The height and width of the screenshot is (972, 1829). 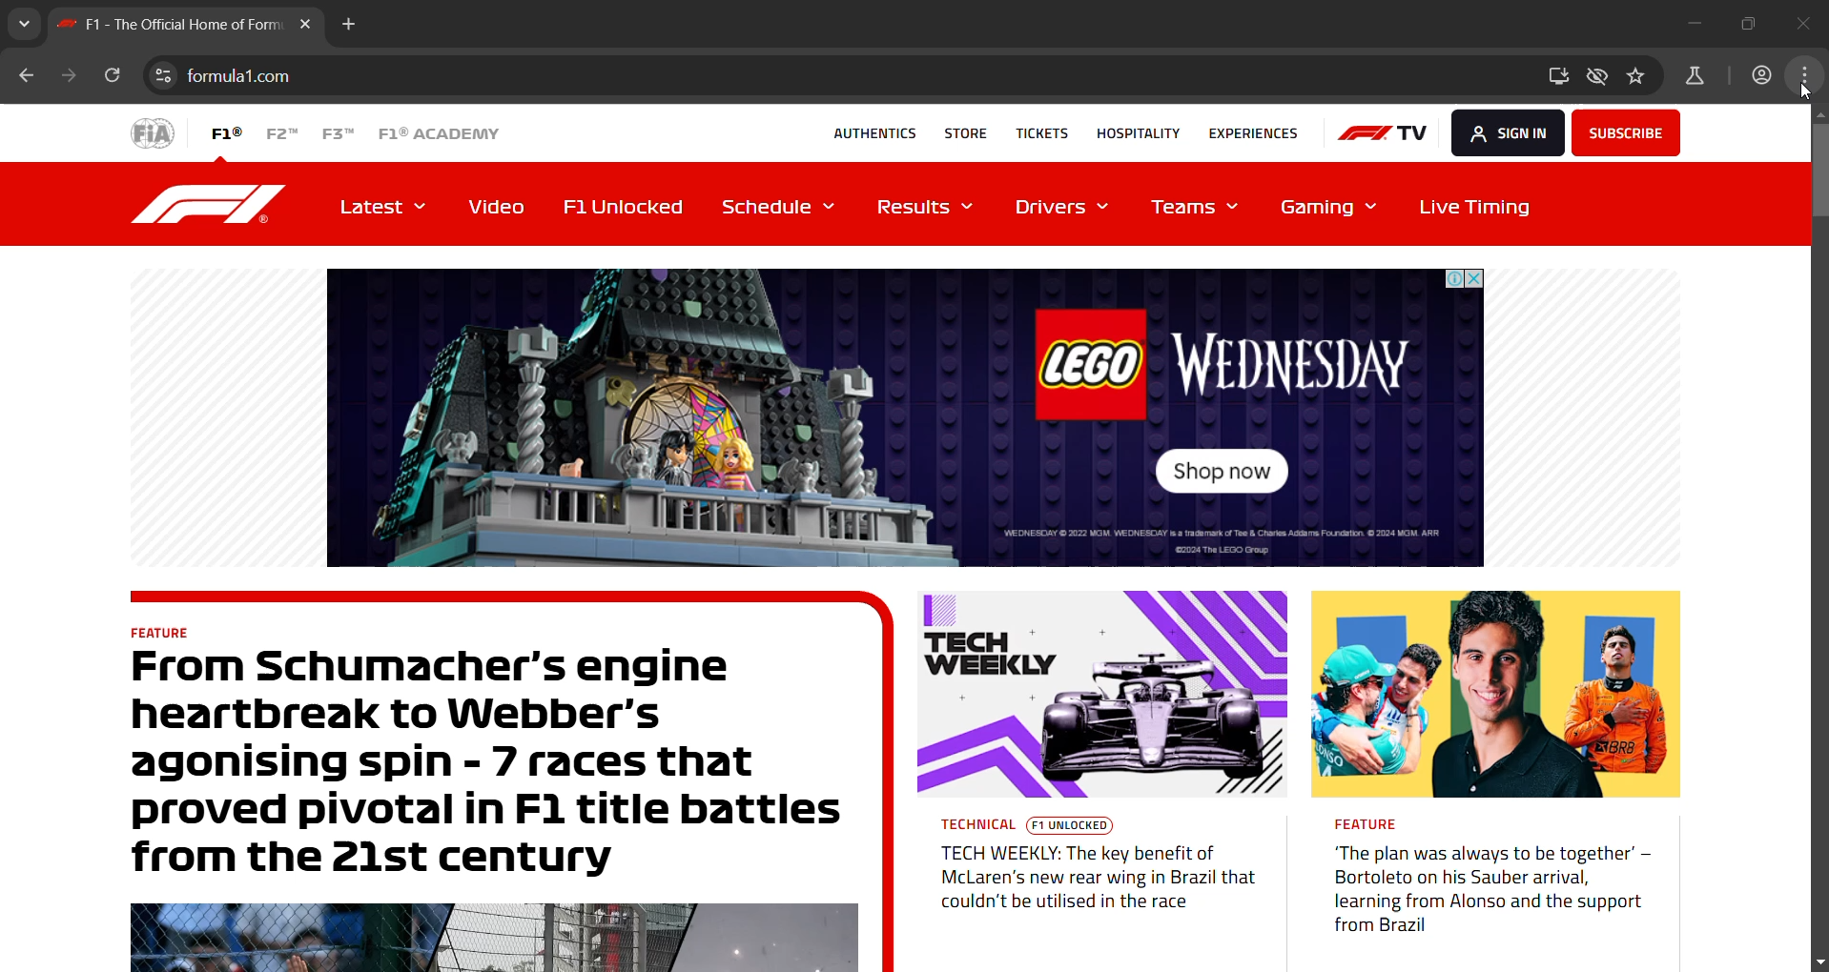 What do you see at coordinates (225, 134) in the screenshot?
I see `F1®` at bounding box center [225, 134].